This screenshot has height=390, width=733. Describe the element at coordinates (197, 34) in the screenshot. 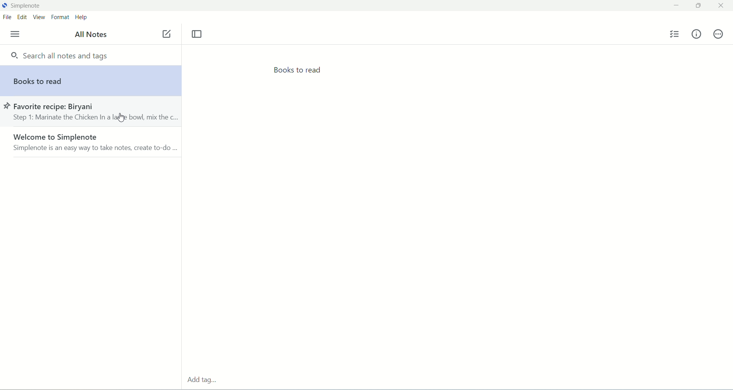

I see `toggle focus mode` at that location.